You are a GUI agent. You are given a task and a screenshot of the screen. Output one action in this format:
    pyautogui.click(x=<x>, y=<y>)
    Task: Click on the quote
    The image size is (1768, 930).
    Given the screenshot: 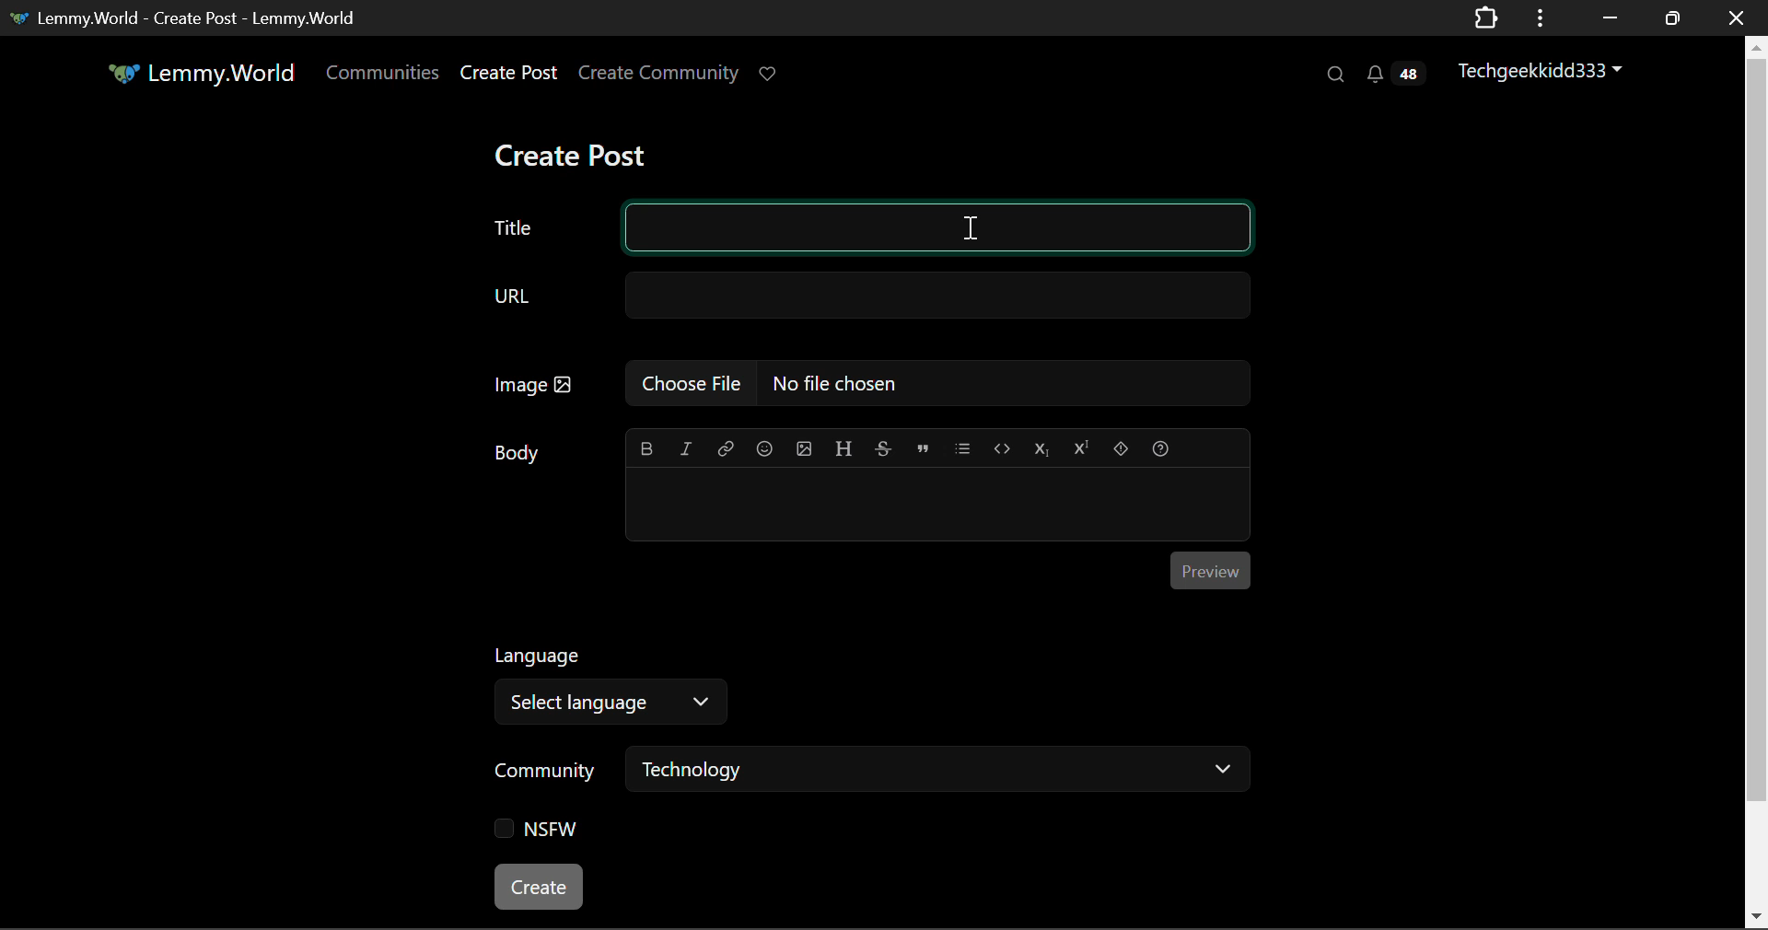 What is the action you would take?
    pyautogui.click(x=924, y=447)
    